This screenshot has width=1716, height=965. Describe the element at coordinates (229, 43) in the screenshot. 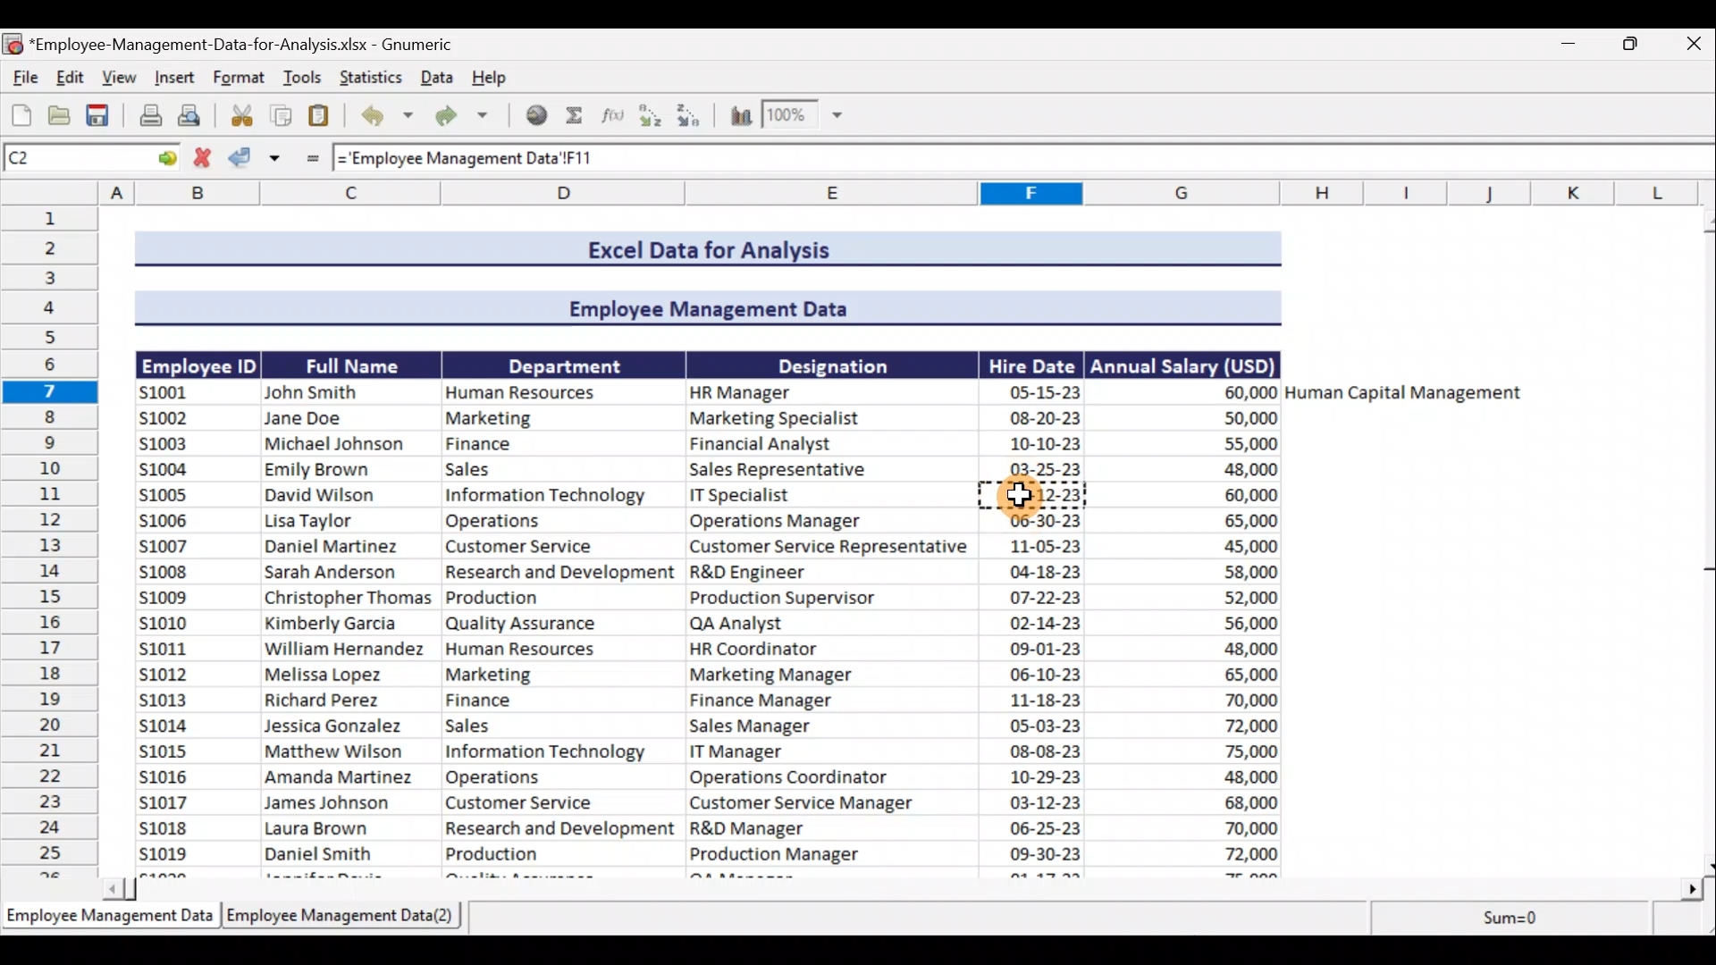

I see `Document name` at that location.